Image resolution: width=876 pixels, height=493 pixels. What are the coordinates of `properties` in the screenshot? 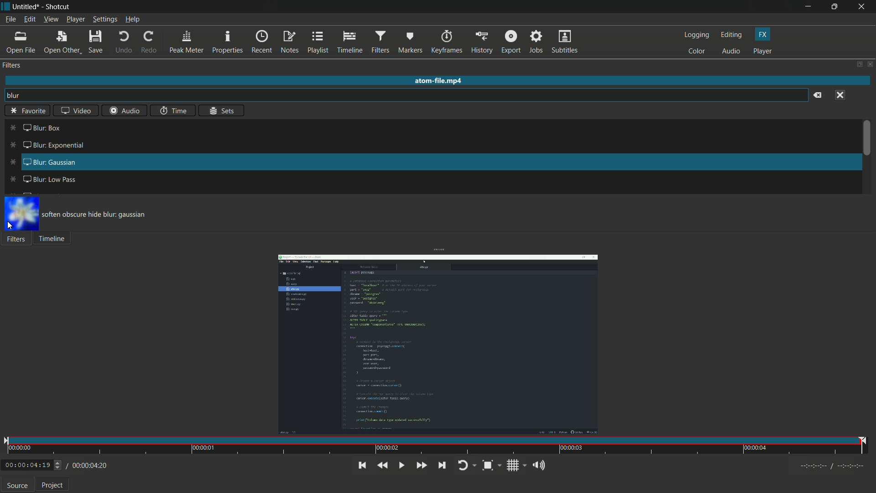 It's located at (227, 42).